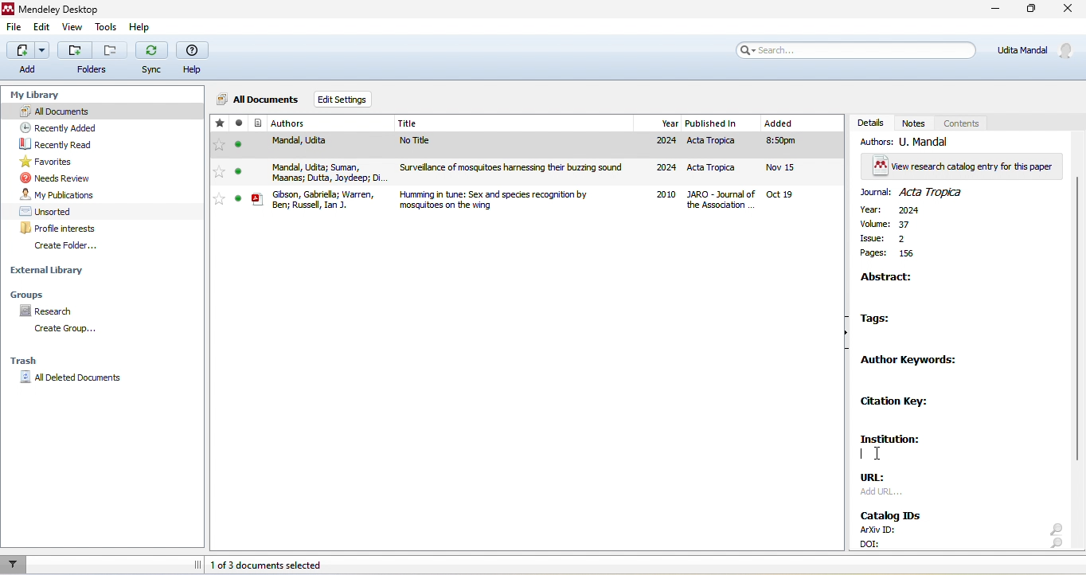 This screenshot has height=575, width=1086. I want to click on profile interests, so click(65, 229).